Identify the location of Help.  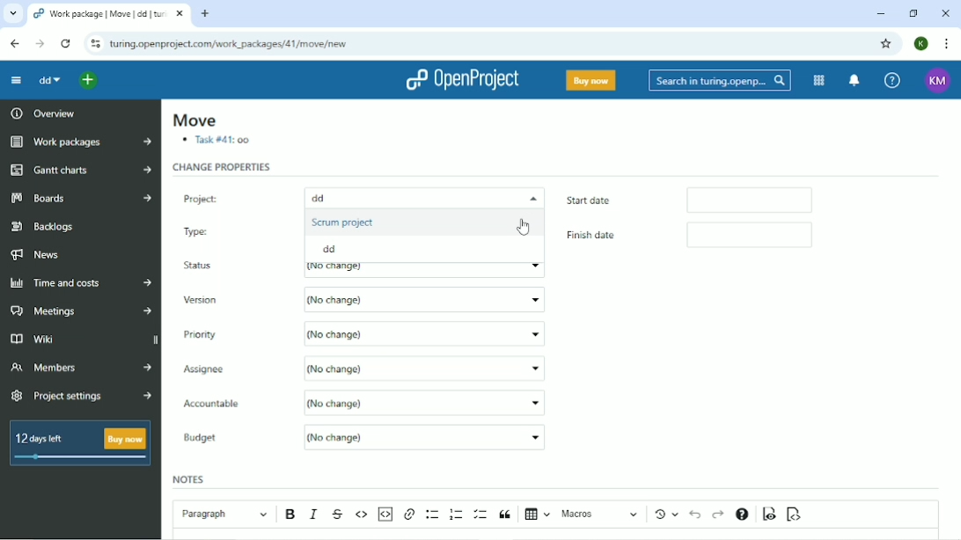
(892, 79).